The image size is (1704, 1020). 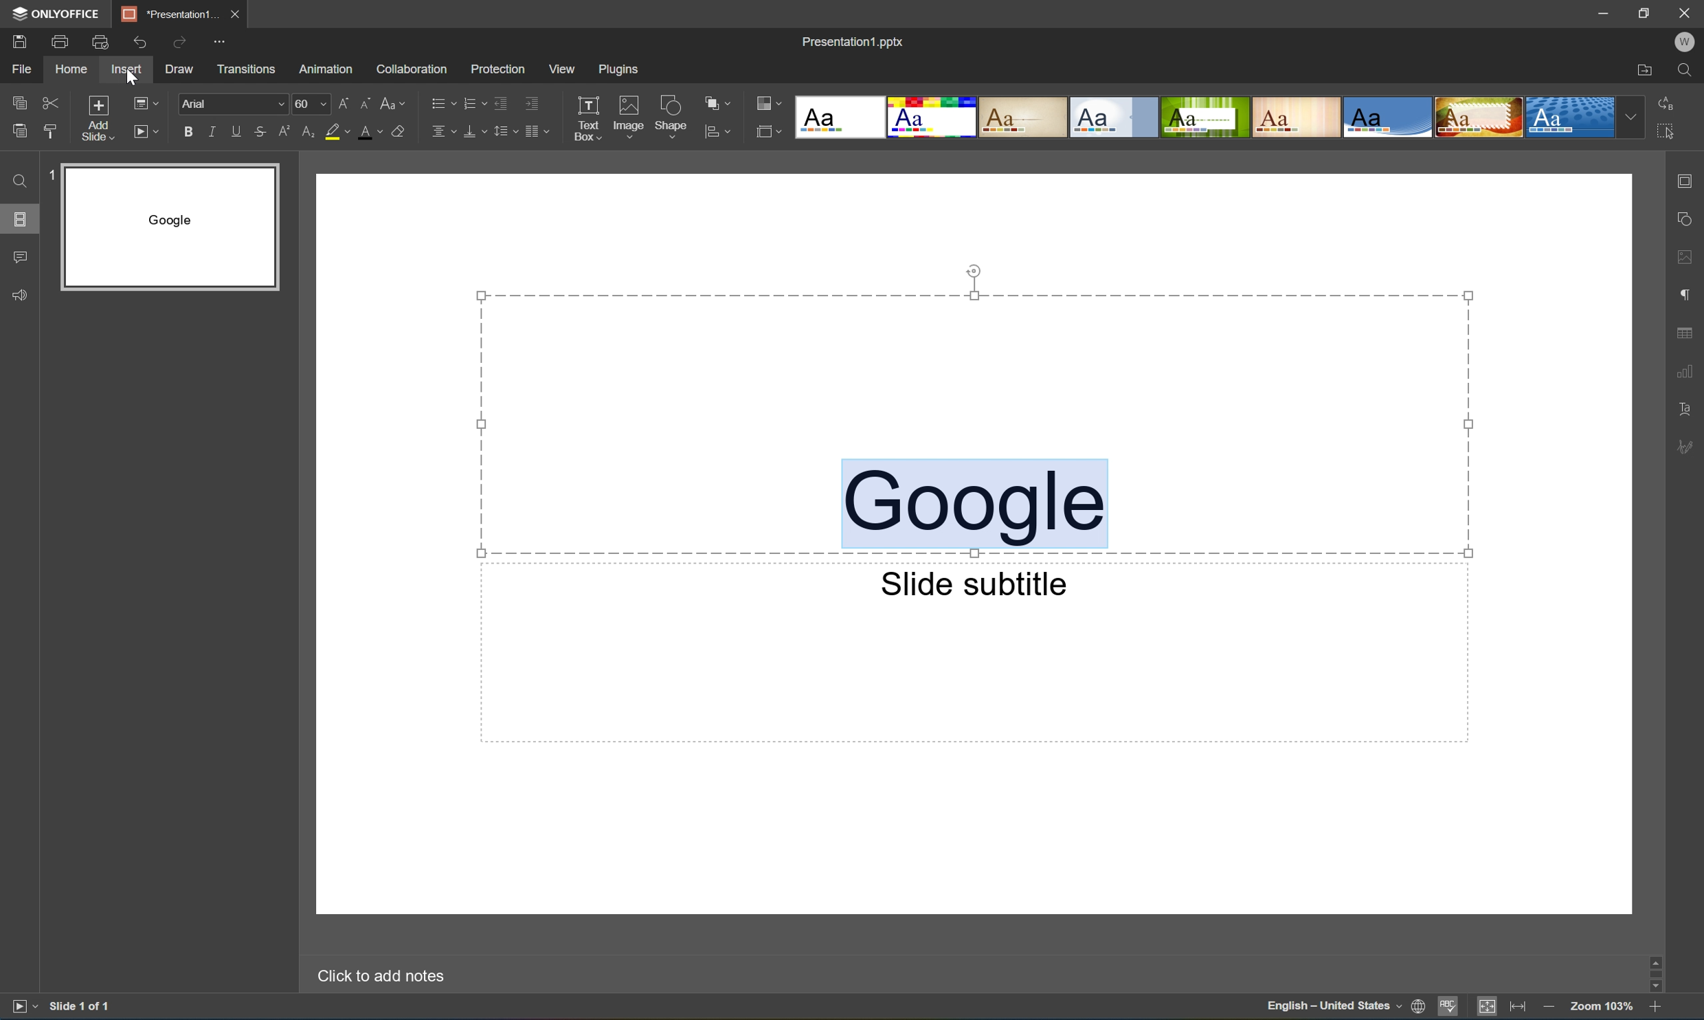 What do you see at coordinates (19, 259) in the screenshot?
I see `Comments` at bounding box center [19, 259].